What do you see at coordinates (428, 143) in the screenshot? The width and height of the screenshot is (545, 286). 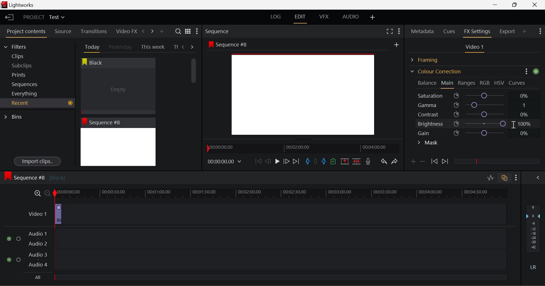 I see `Mask` at bounding box center [428, 143].